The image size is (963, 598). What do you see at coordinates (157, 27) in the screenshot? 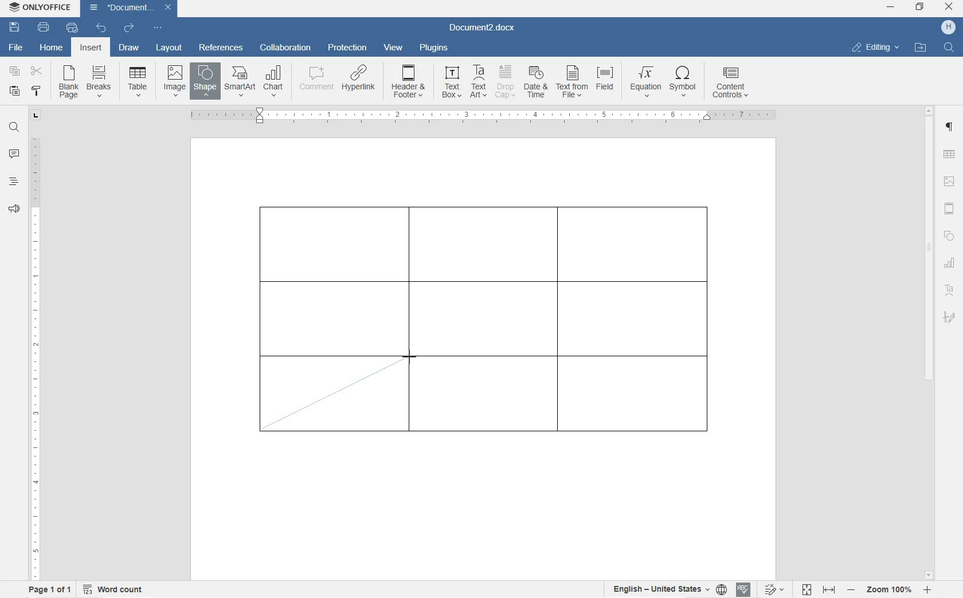
I see `customize quick access toolbar` at bounding box center [157, 27].